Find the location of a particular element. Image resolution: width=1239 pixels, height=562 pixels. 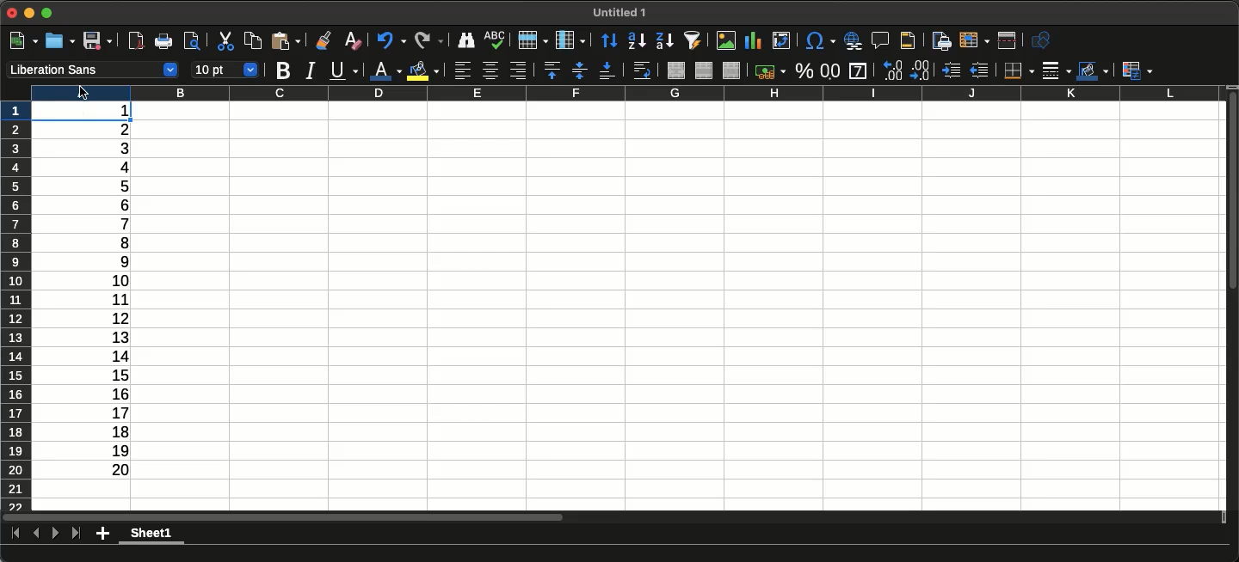

Clone is located at coordinates (323, 40).